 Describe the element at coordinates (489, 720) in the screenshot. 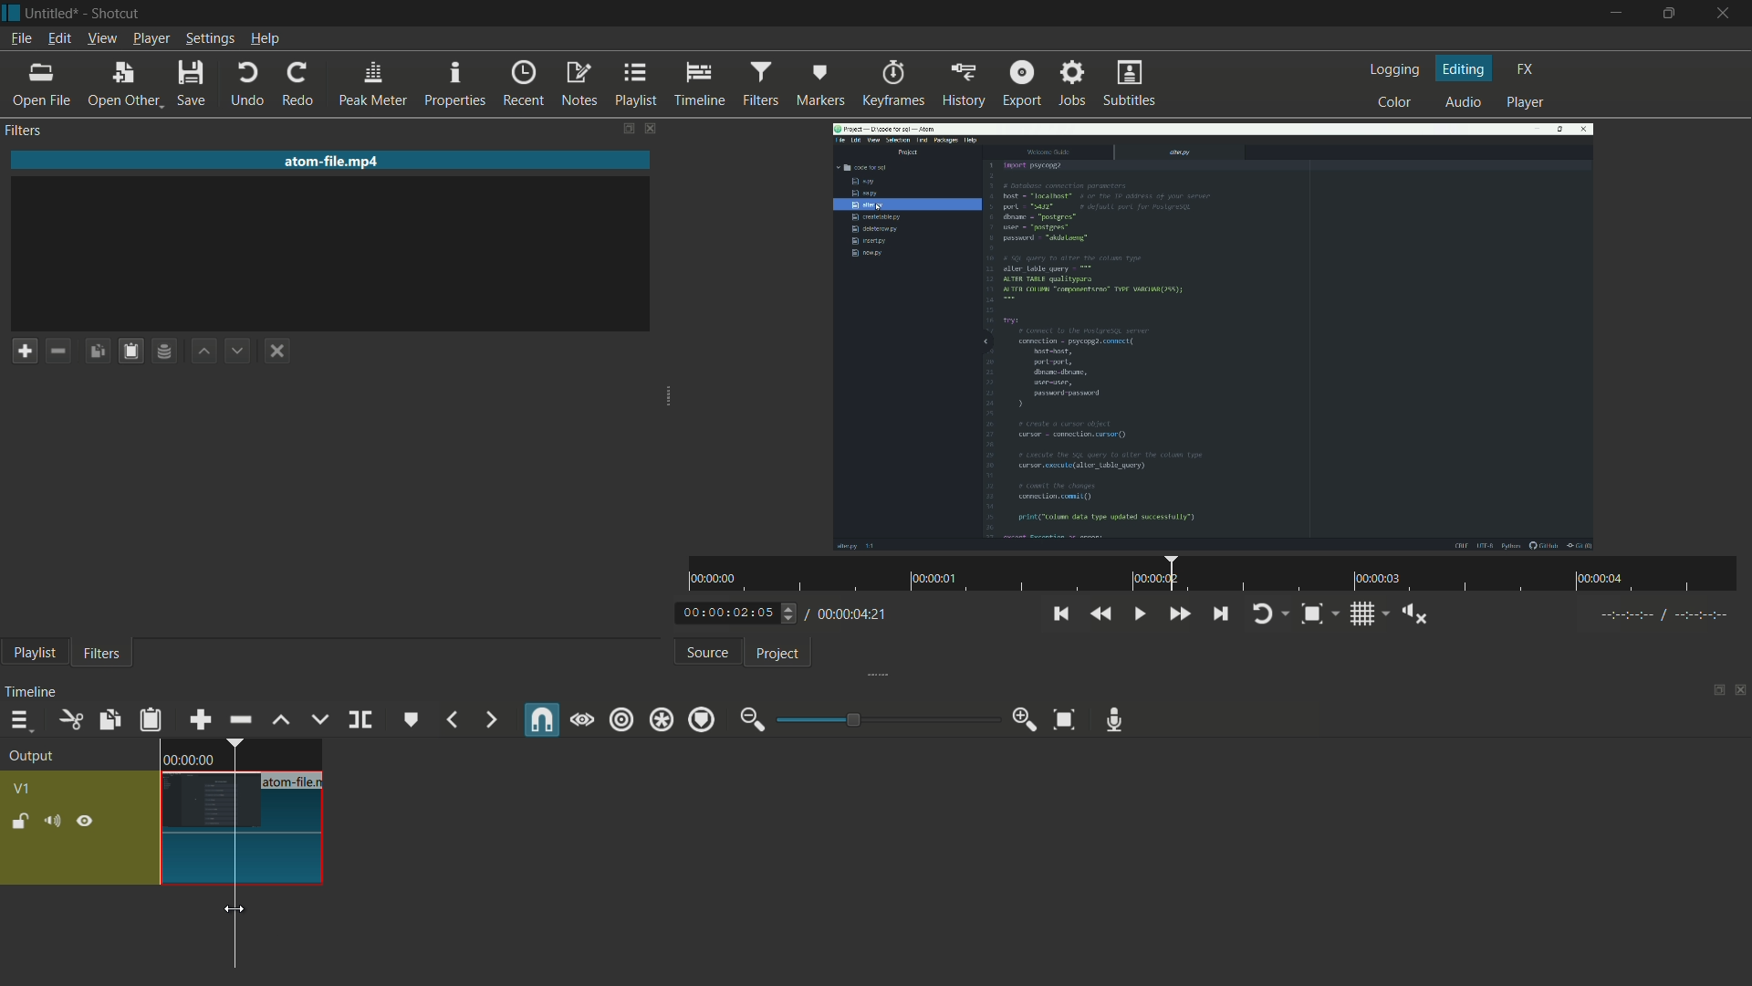

I see `next marker` at that location.